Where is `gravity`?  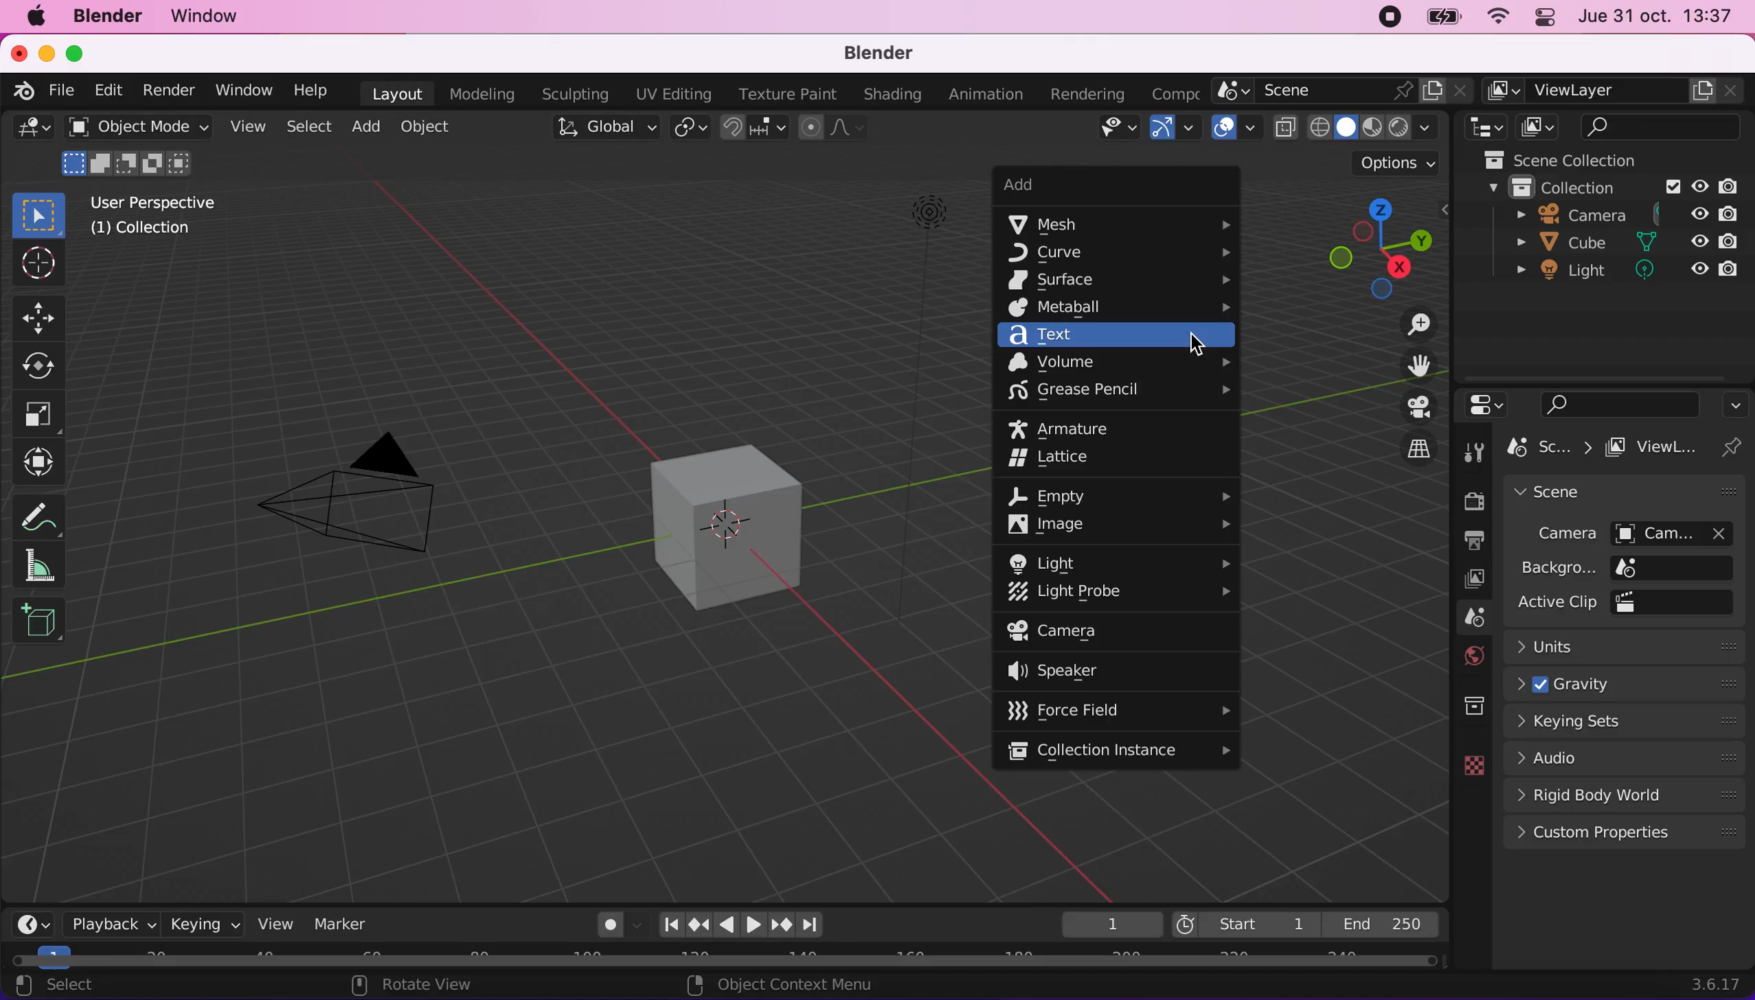
gravity is located at coordinates (1624, 683).